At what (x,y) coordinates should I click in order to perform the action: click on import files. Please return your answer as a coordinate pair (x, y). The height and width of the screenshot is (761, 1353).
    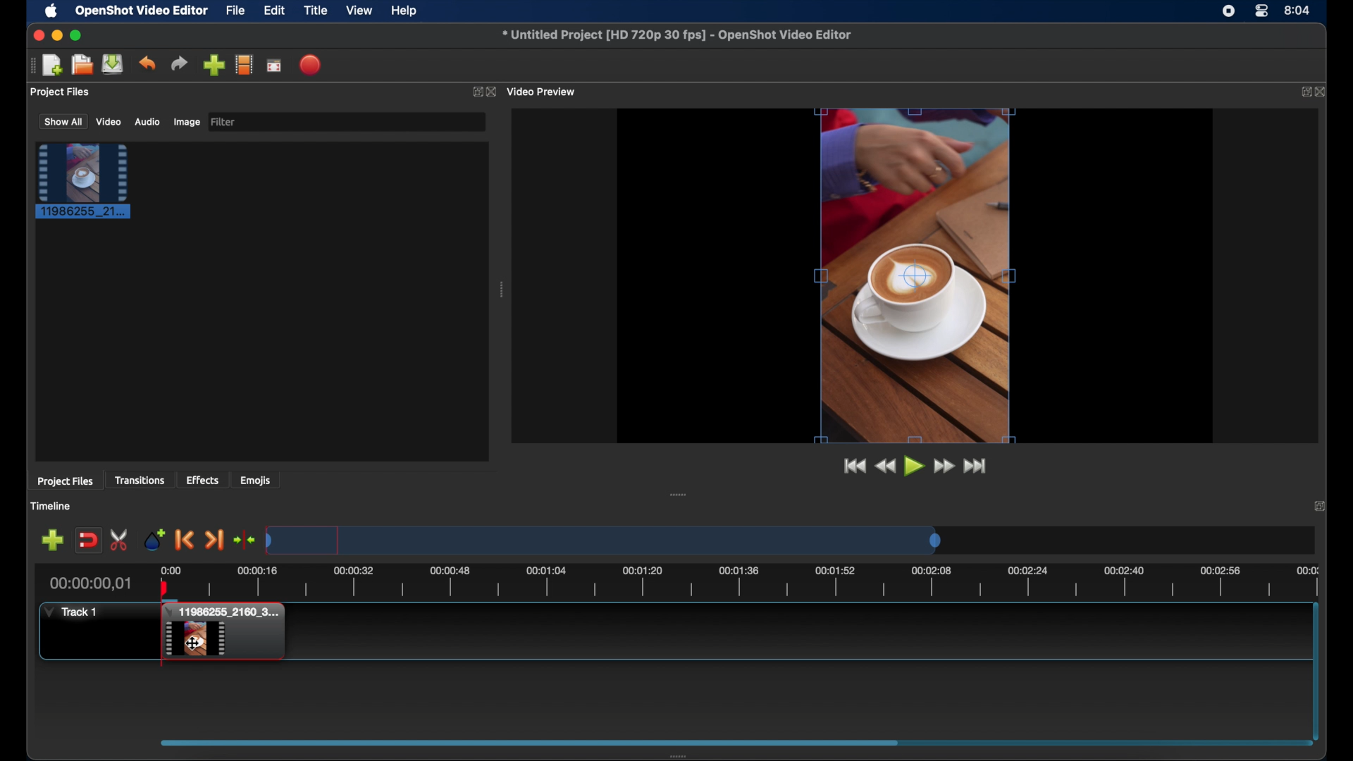
    Looking at the image, I should click on (213, 66).